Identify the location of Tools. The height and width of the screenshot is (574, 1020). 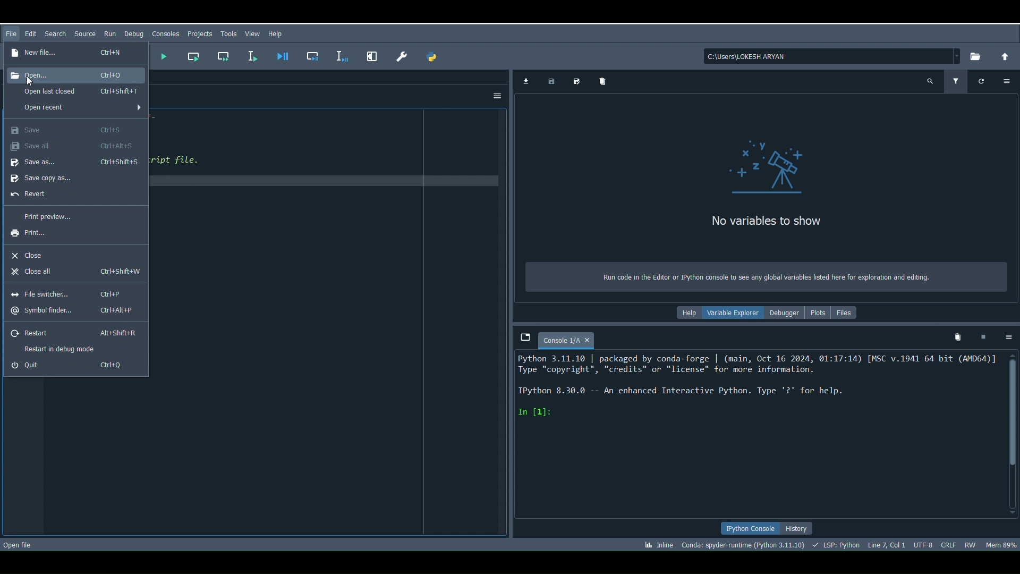
(227, 35).